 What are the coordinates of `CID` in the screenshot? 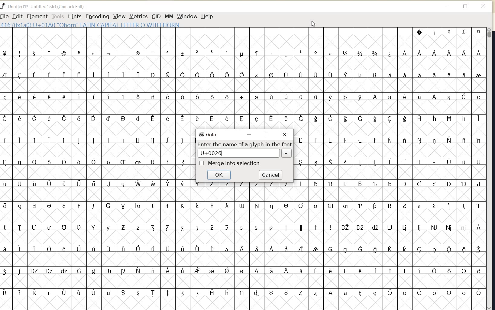 It's located at (155, 16).